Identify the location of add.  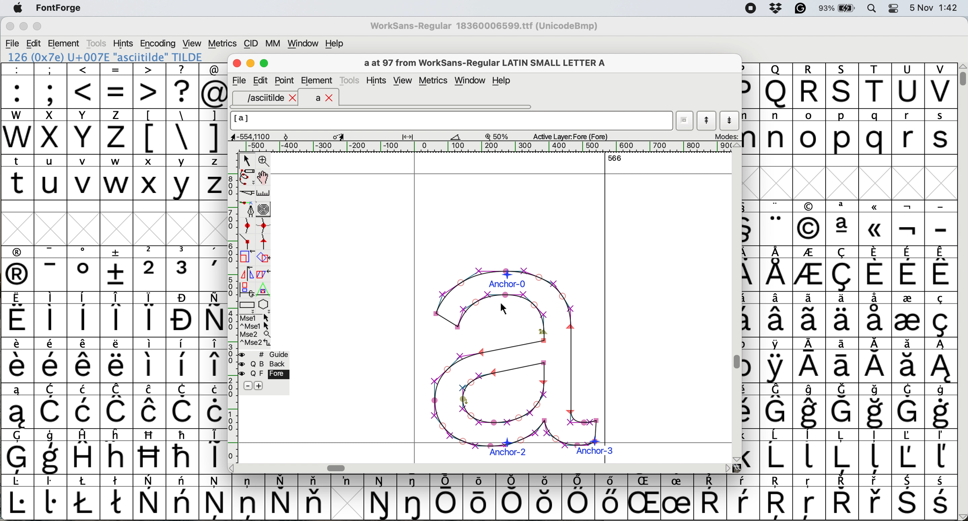
(260, 385).